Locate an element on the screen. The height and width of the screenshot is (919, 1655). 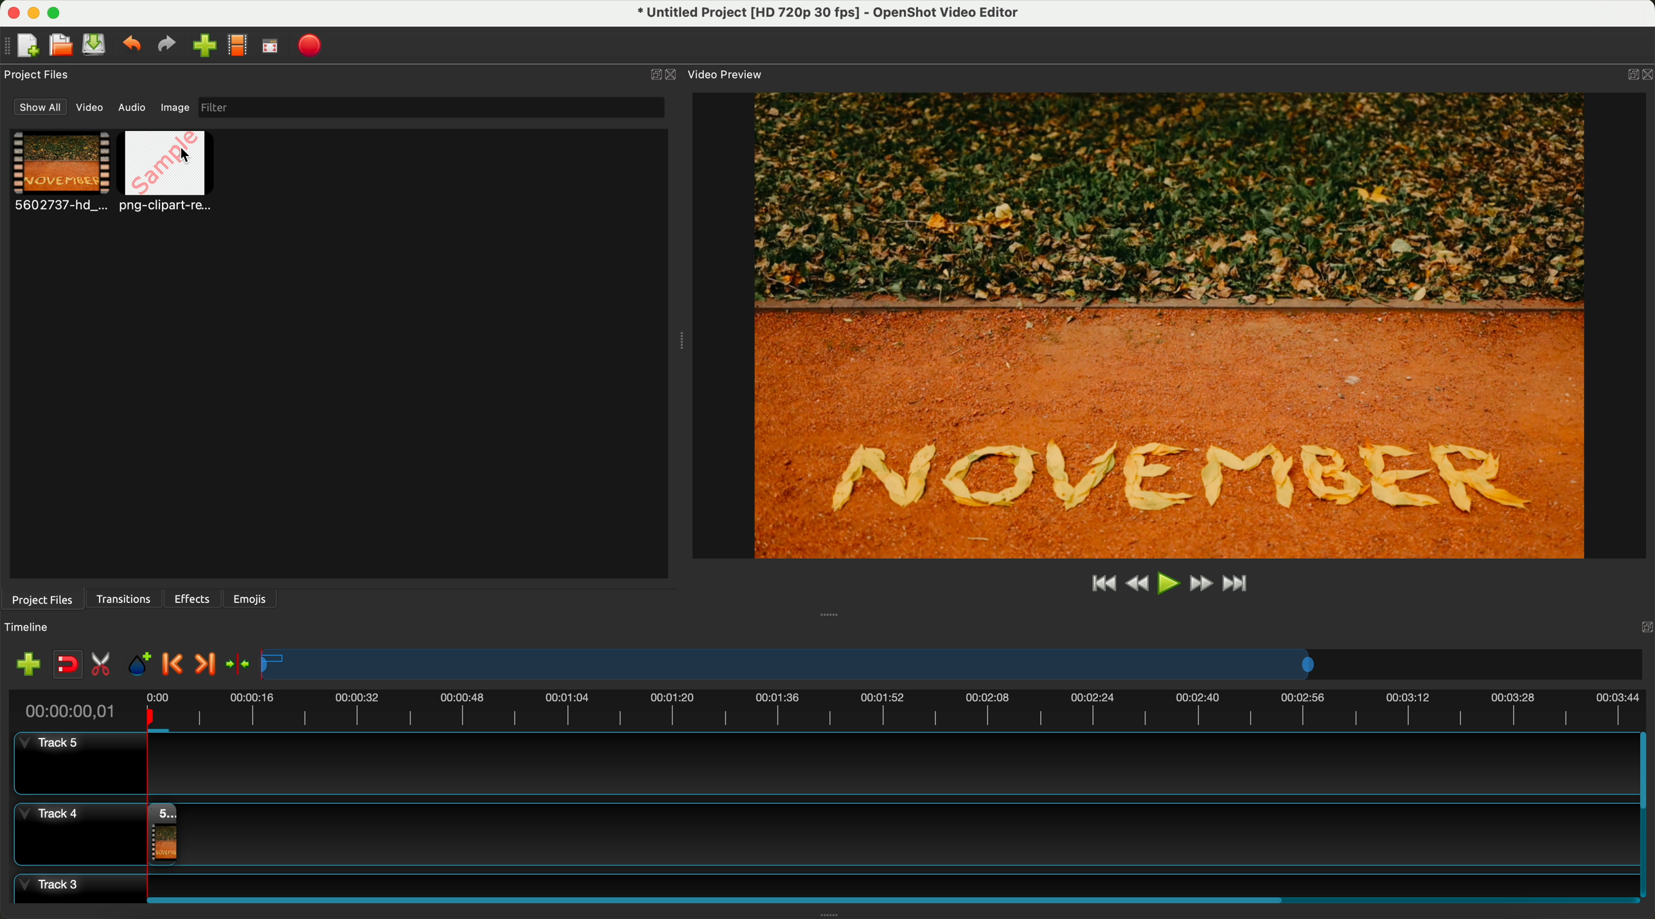
transitions is located at coordinates (125, 599).